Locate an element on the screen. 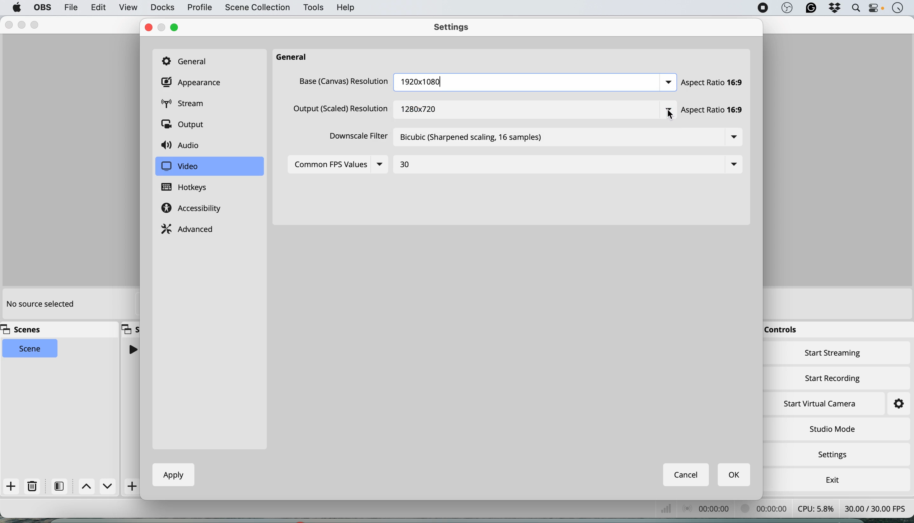  Add Scene  is located at coordinates (133, 486).